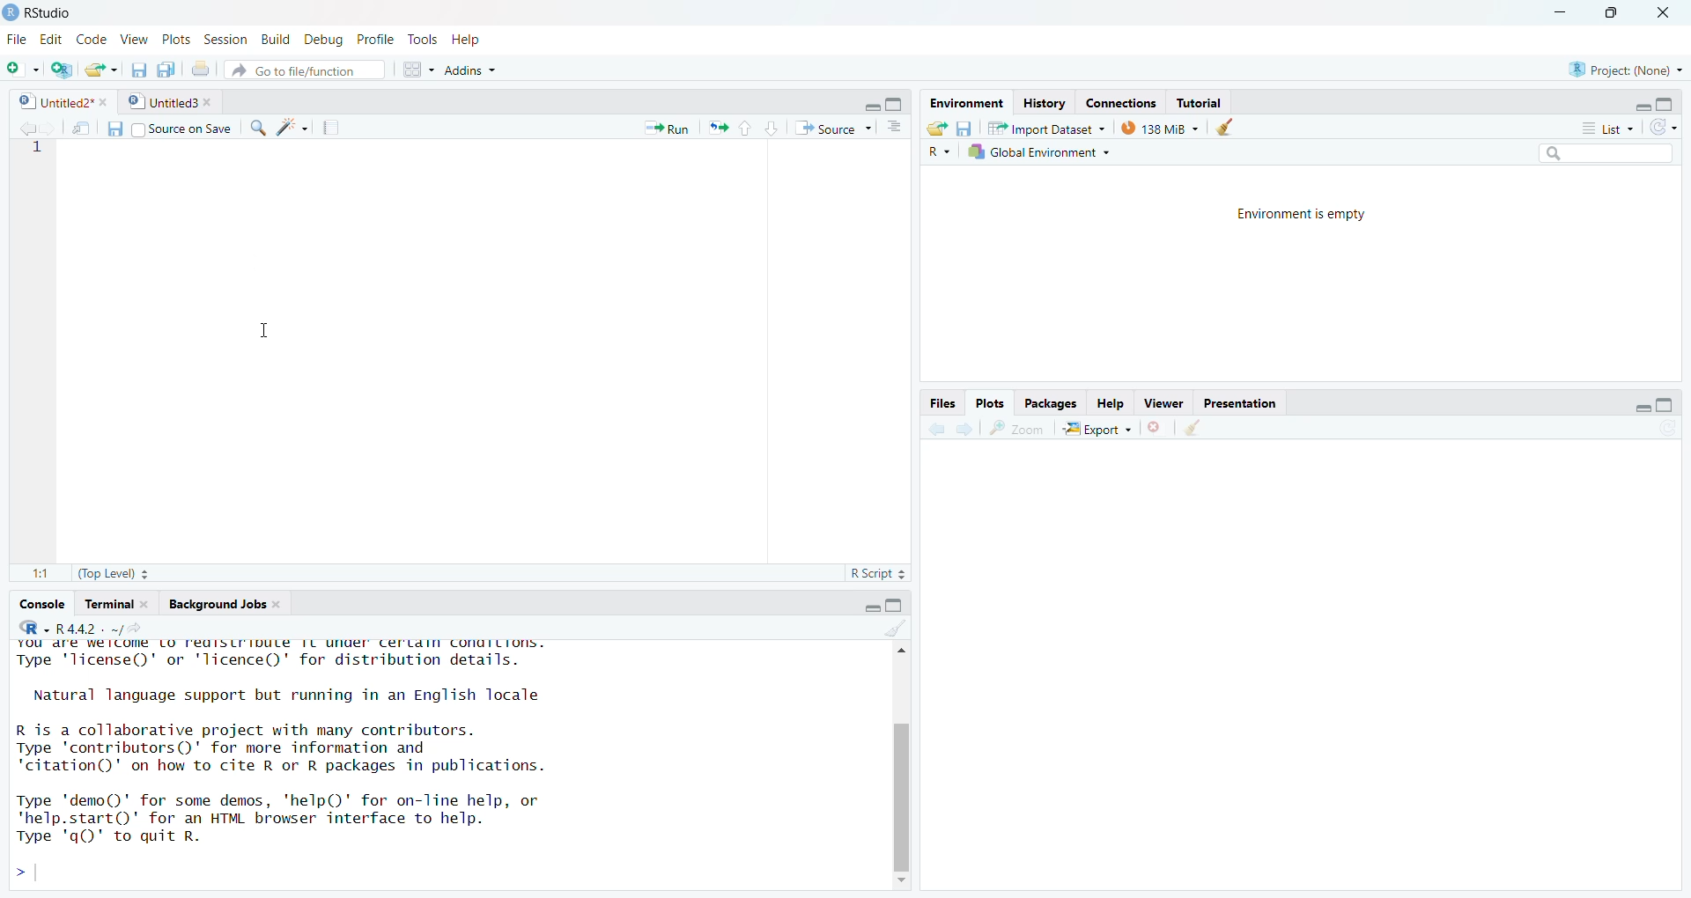 This screenshot has width=1691, height=898. Describe the element at coordinates (1092, 429) in the screenshot. I see `Export ` at that location.